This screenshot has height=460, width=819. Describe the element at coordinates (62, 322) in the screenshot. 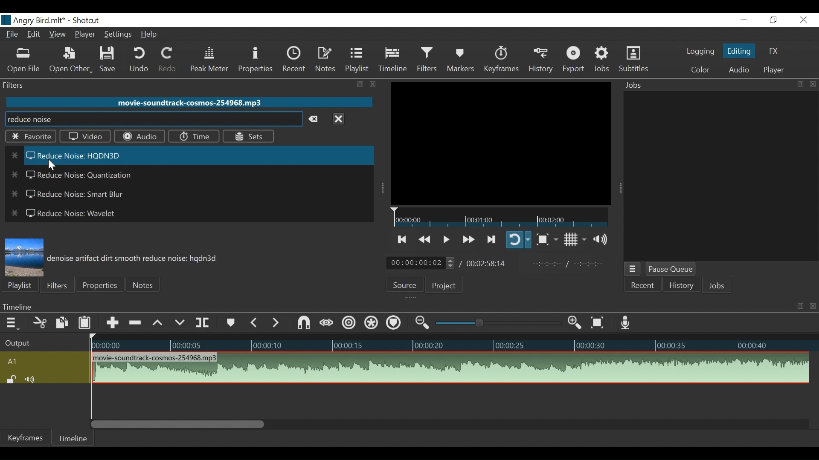

I see `Copy` at that location.